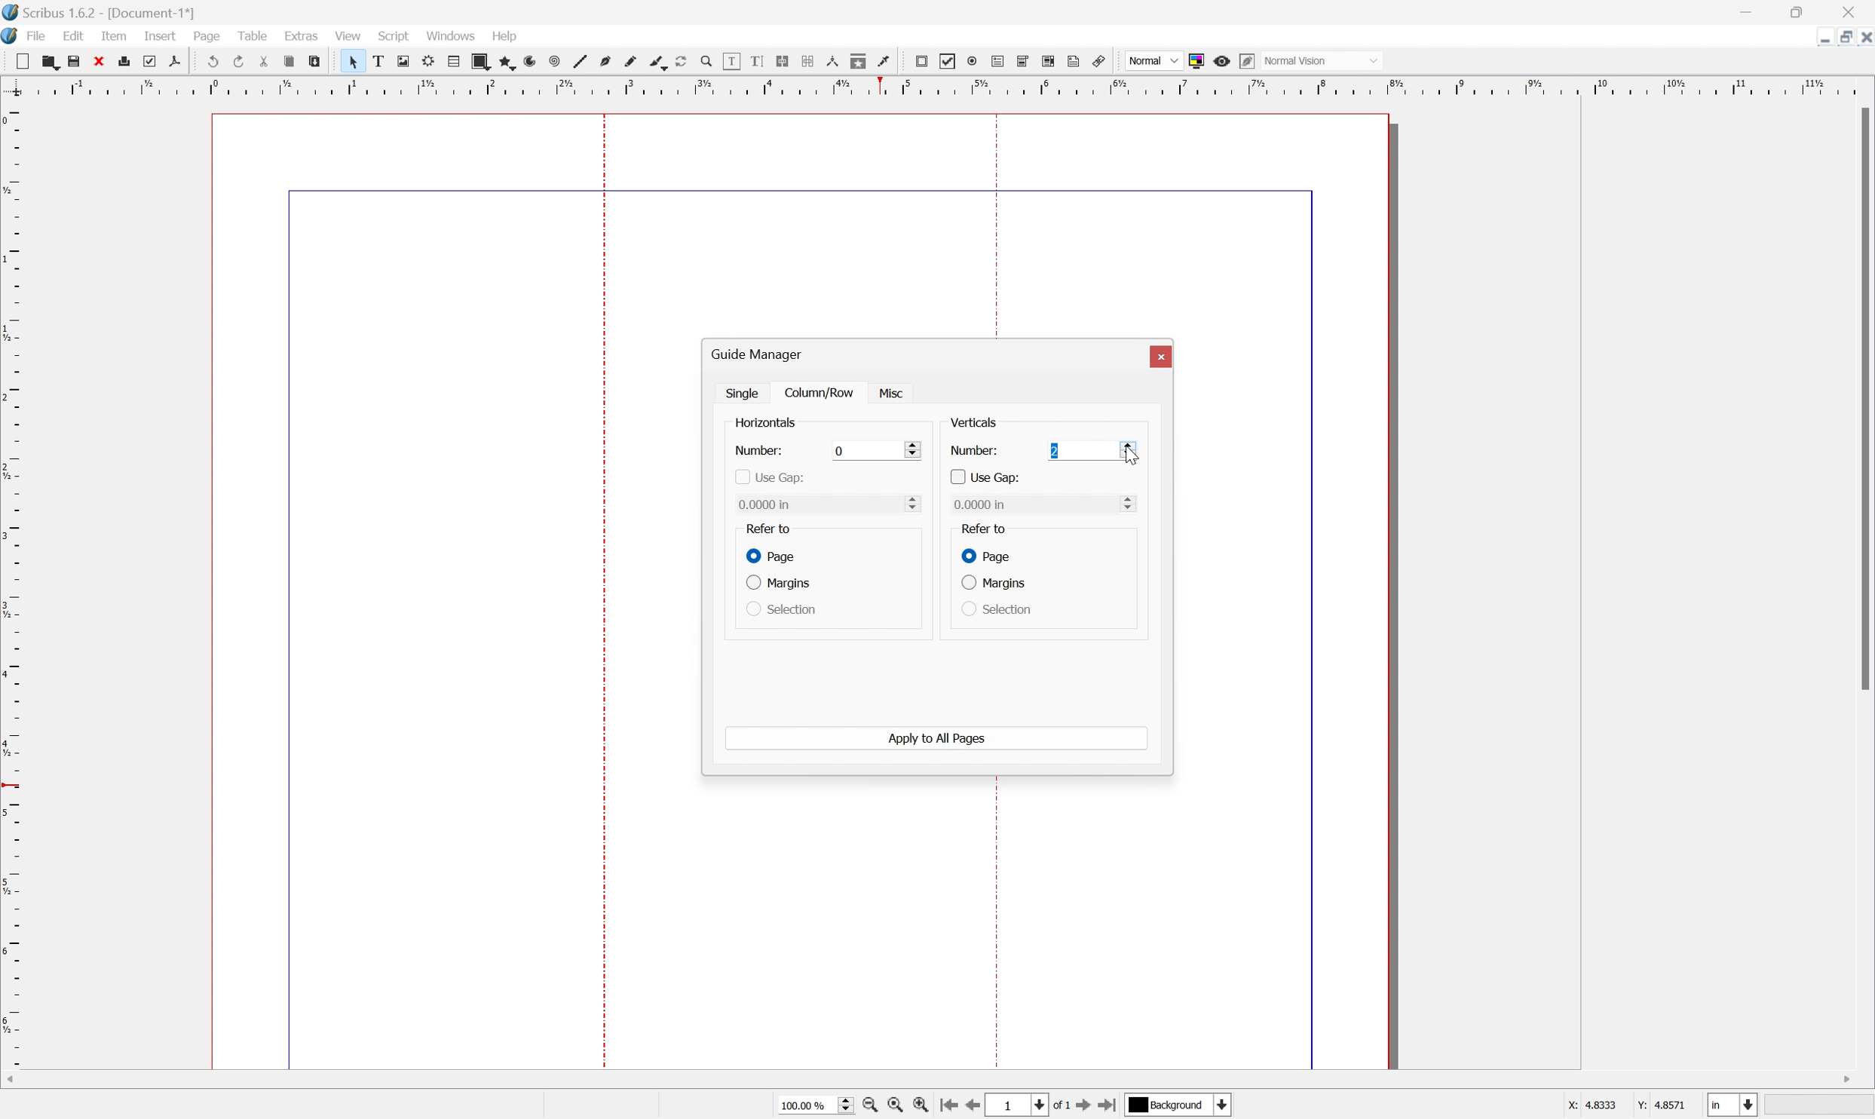 This screenshot has height=1119, width=1875. I want to click on shape, so click(481, 63).